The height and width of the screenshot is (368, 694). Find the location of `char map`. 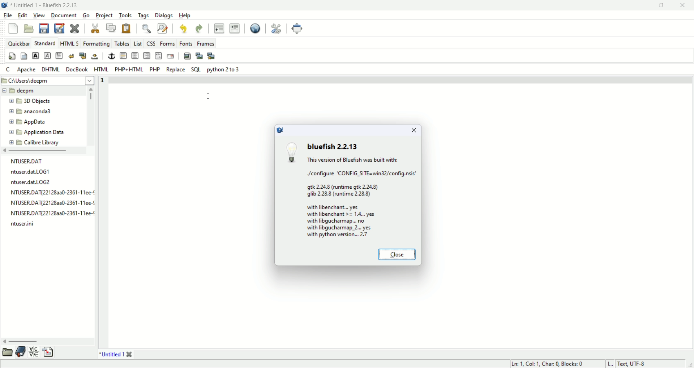

char map is located at coordinates (34, 351).